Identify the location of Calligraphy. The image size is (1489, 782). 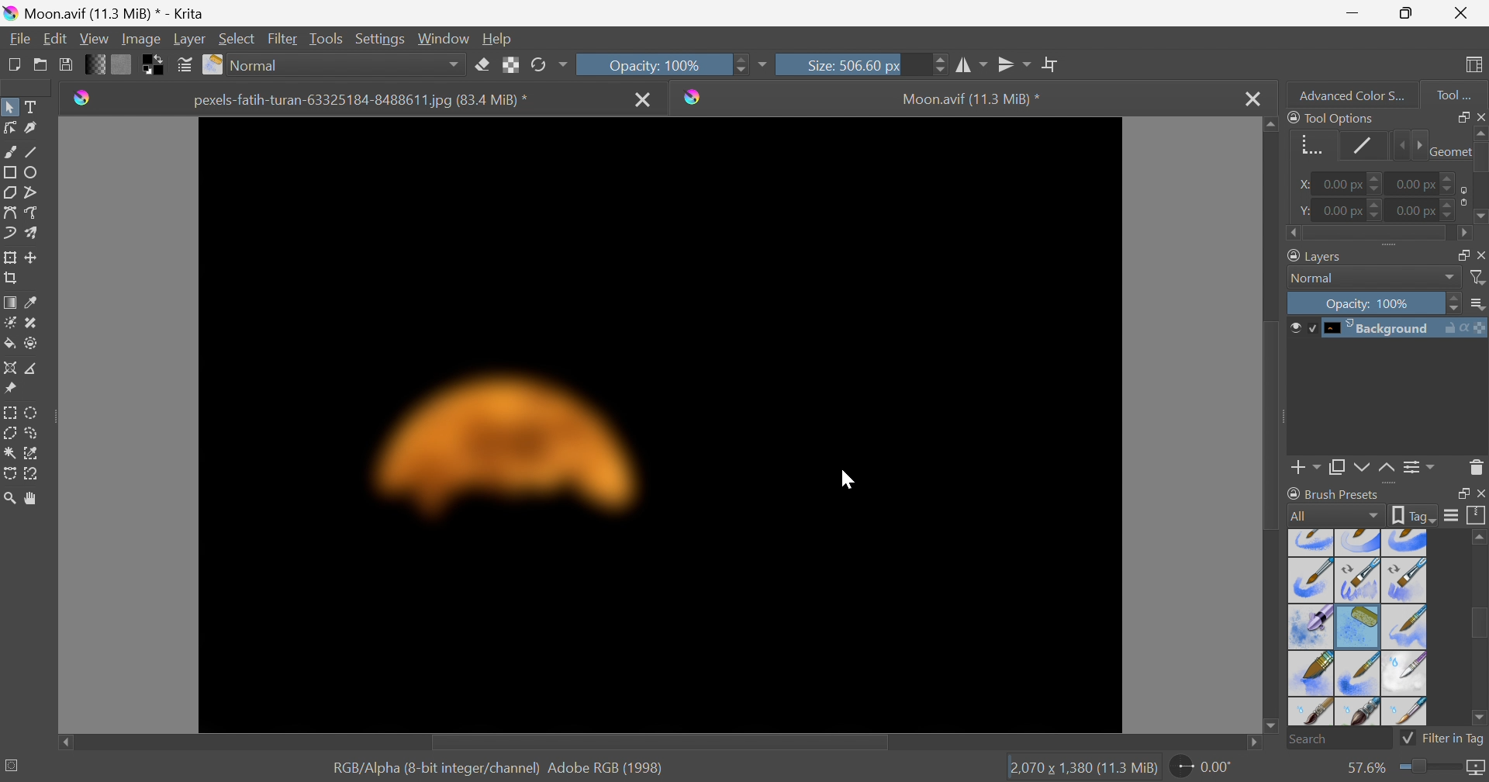
(33, 127).